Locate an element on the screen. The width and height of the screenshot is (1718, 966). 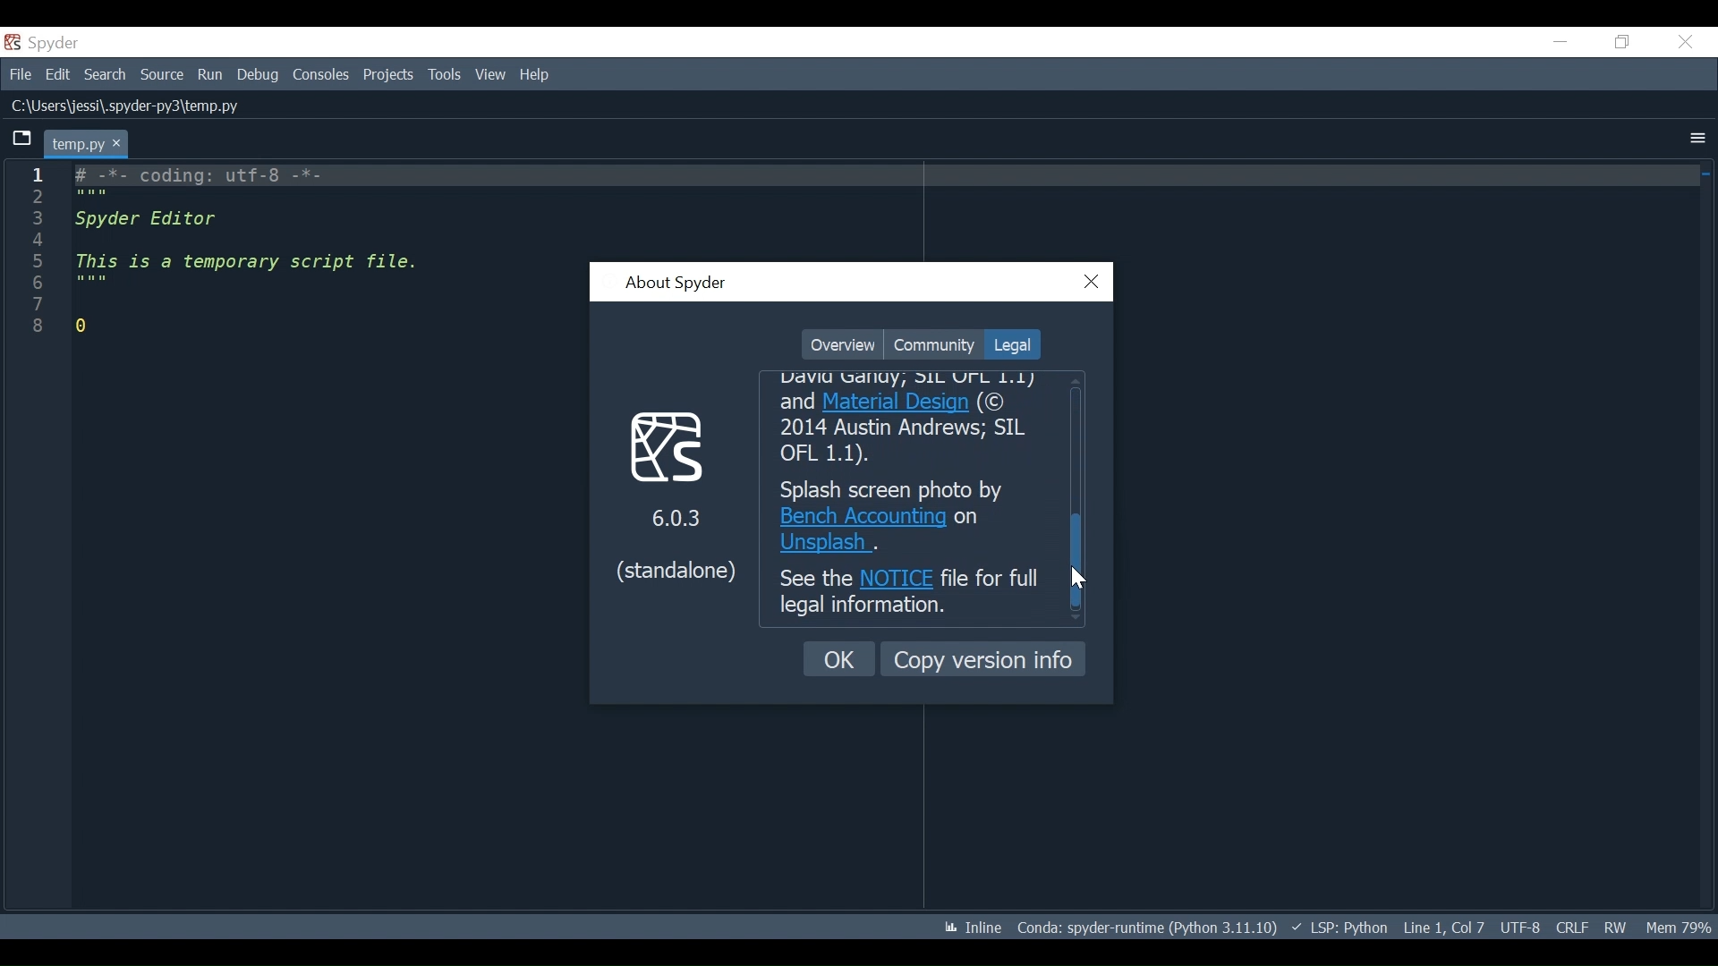
# -*- coding: utf-8 -*-

Spyder Editor

This is a temporary script file.
0 is located at coordinates (233, 251).